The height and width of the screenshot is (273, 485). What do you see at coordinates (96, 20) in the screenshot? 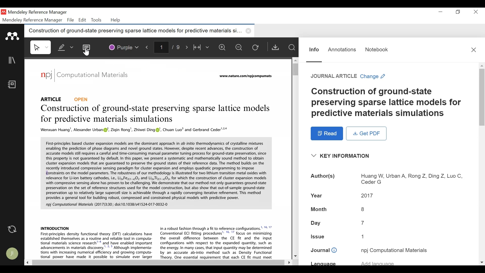
I see `Tools` at bounding box center [96, 20].